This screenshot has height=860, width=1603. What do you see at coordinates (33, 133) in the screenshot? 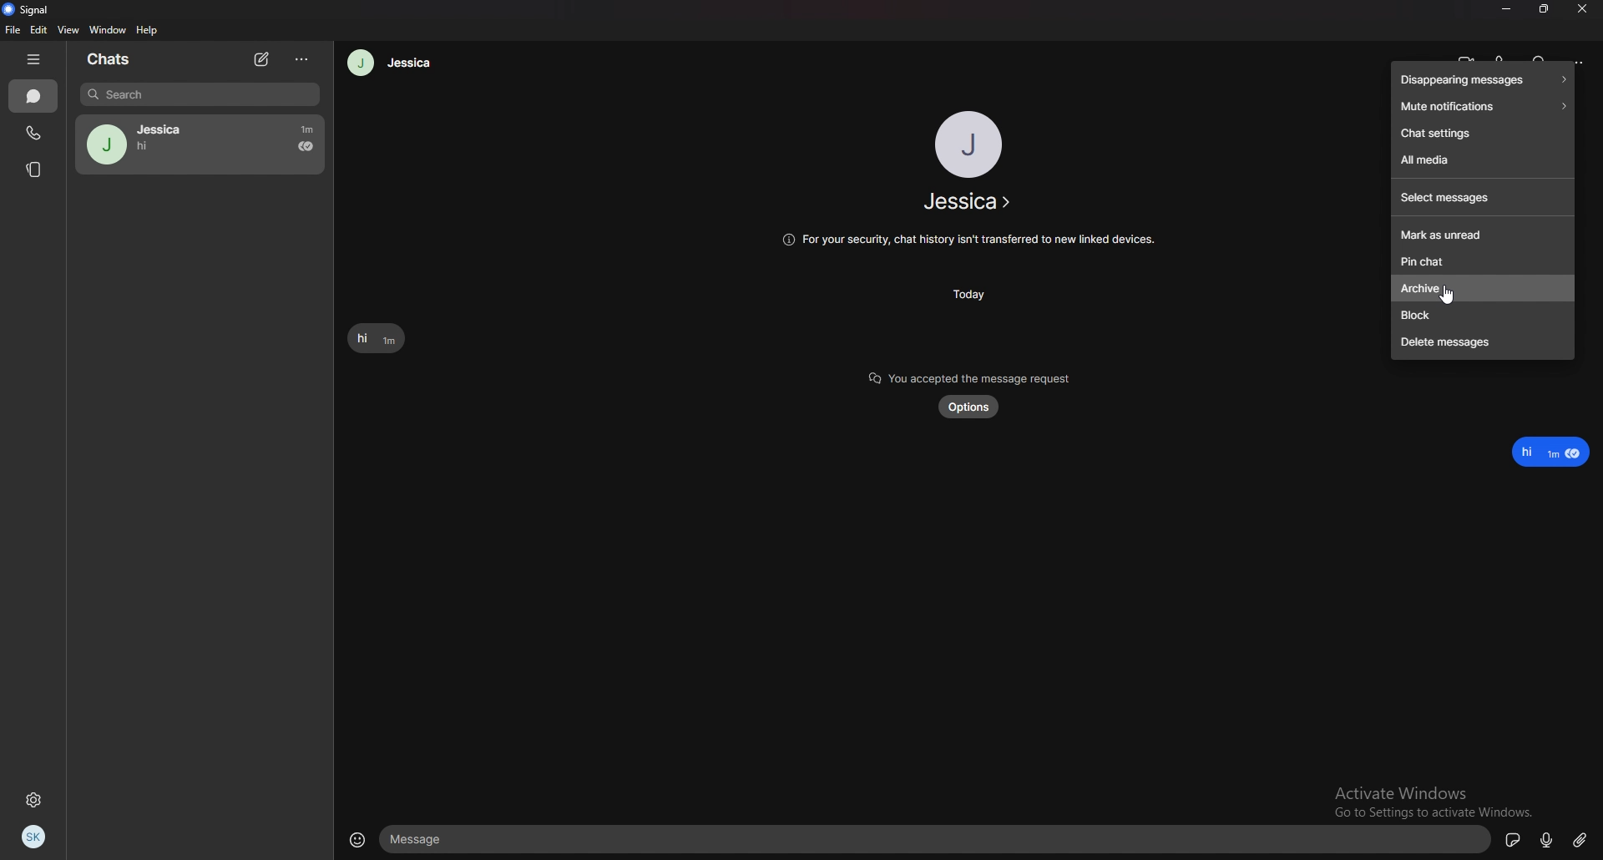
I see `Call` at bounding box center [33, 133].